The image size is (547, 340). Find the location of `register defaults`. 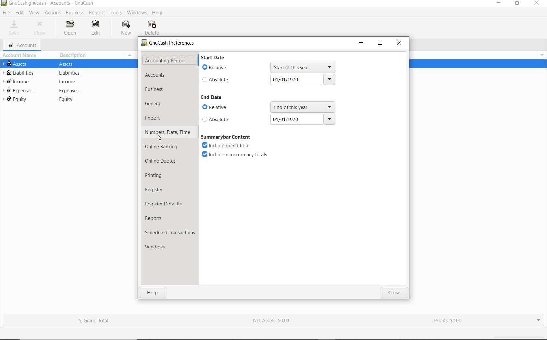

register defaults is located at coordinates (164, 204).